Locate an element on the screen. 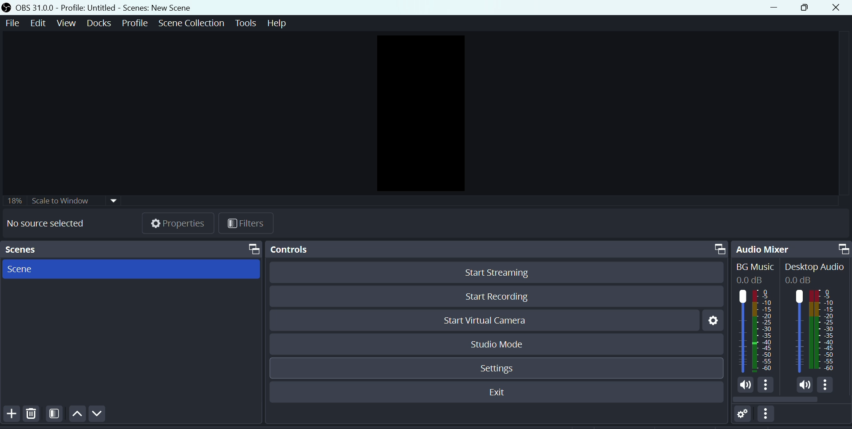  Filtres is located at coordinates (248, 224).